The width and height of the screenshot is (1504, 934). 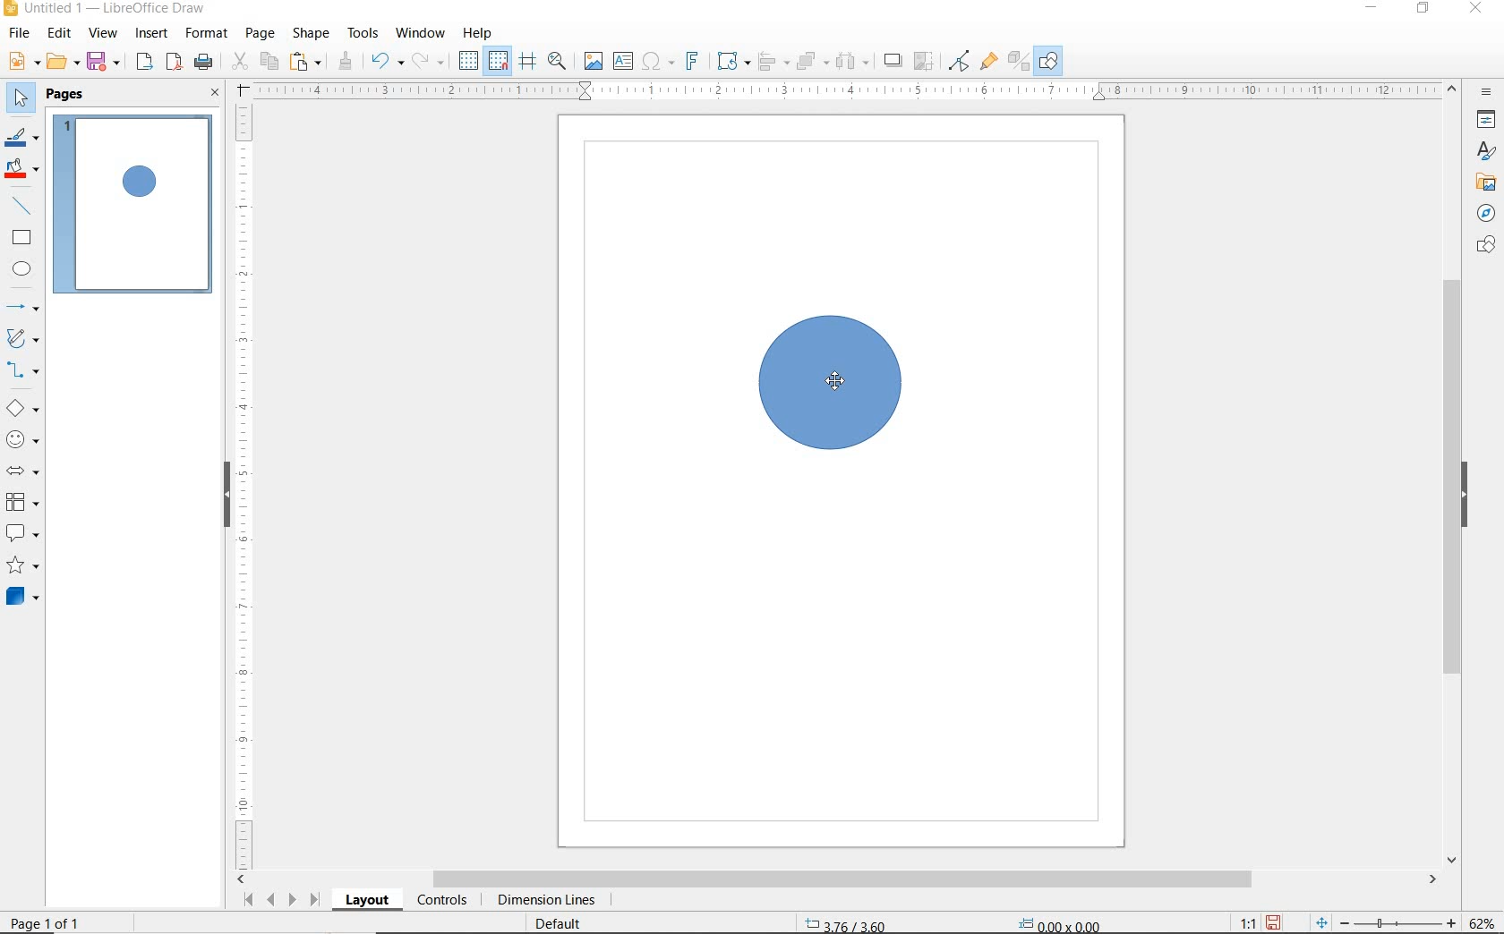 What do you see at coordinates (312, 34) in the screenshot?
I see `SHAPE` at bounding box center [312, 34].